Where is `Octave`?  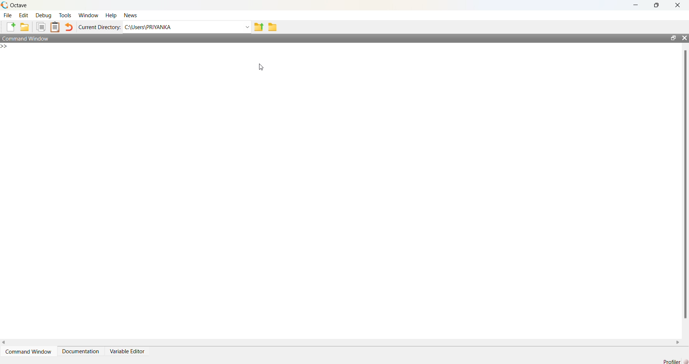 Octave is located at coordinates (19, 5).